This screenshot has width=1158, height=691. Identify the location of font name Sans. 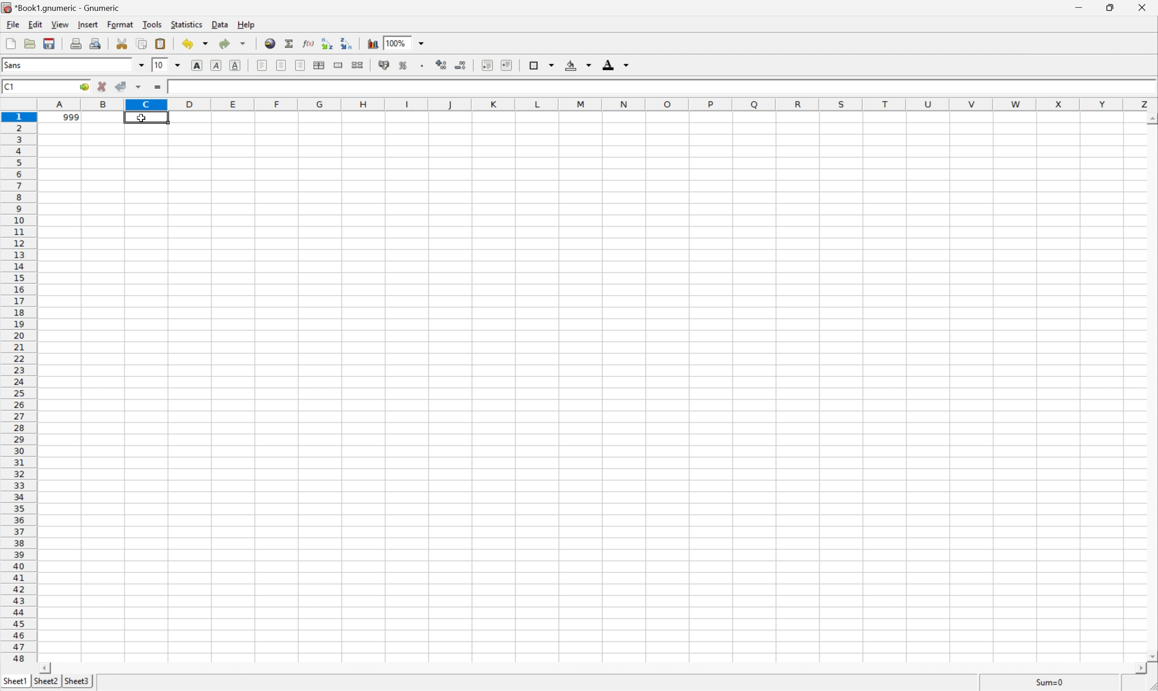
(75, 66).